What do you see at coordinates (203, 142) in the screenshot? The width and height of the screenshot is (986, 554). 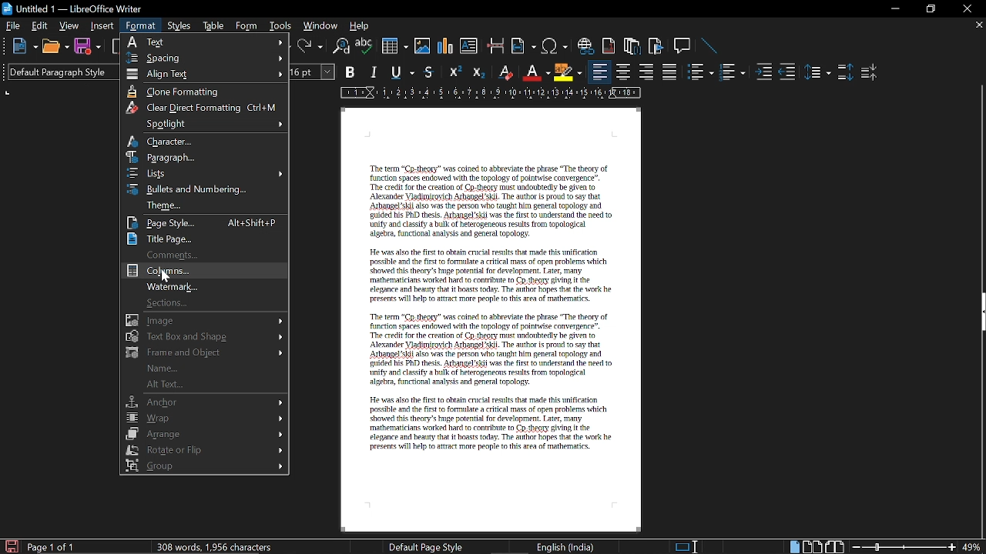 I see `Character` at bounding box center [203, 142].